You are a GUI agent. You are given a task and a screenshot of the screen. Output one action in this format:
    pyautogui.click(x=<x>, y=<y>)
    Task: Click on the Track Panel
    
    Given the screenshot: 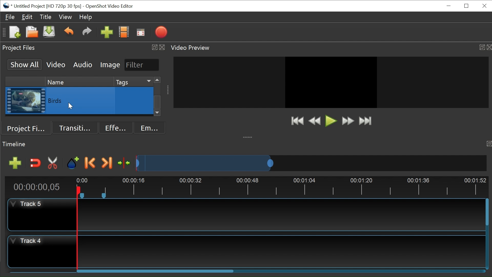 What is the action you would take?
    pyautogui.click(x=281, y=214)
    